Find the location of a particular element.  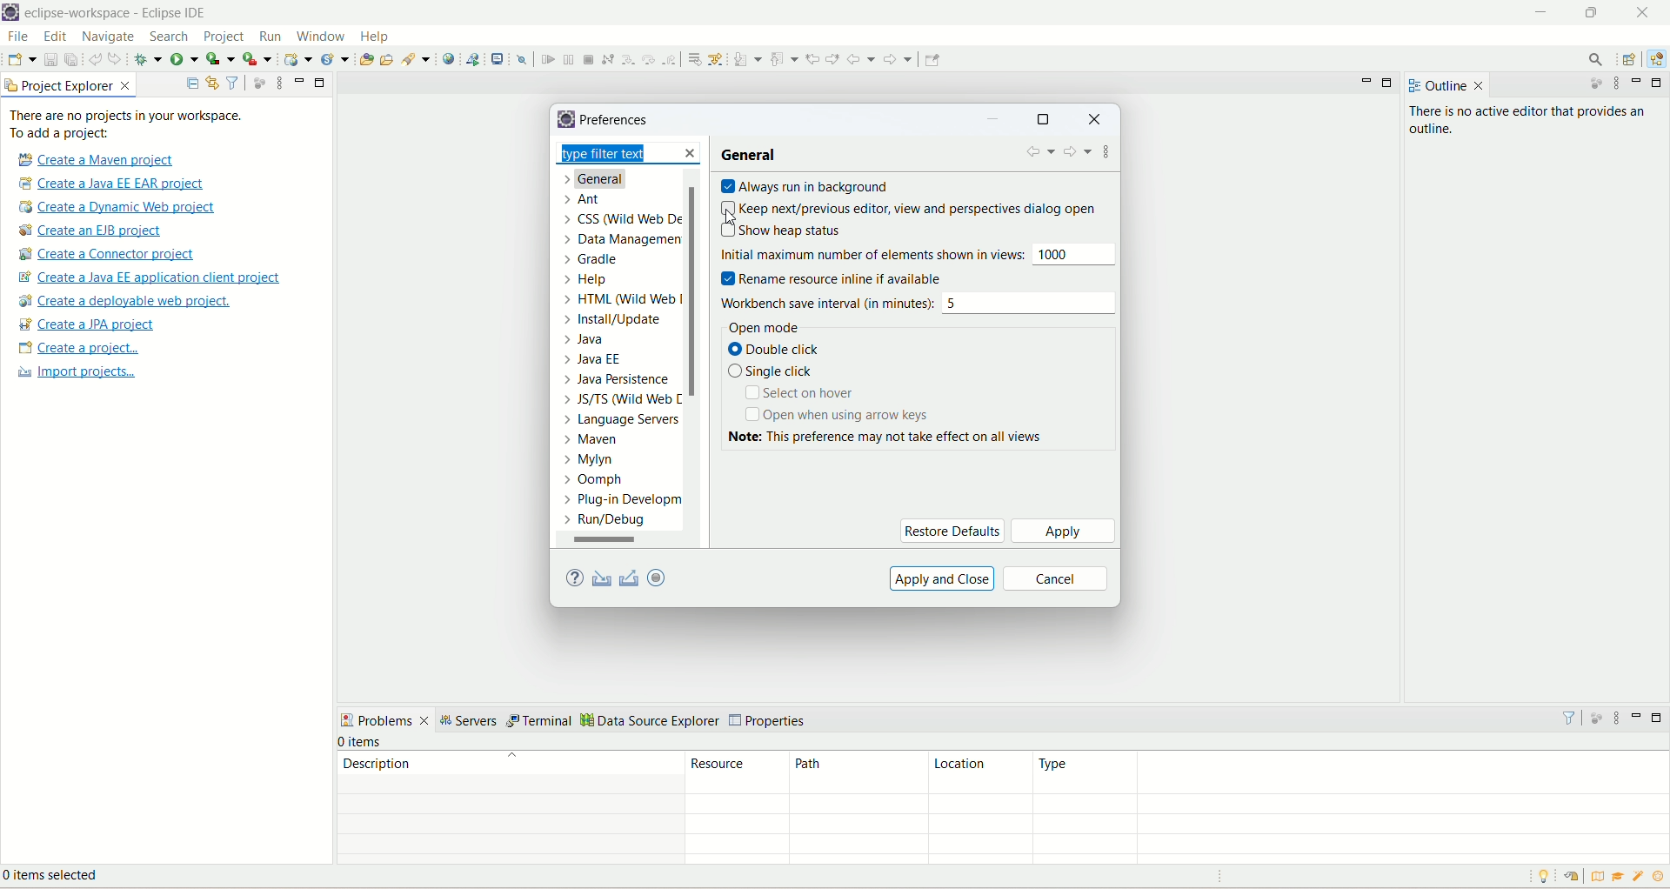

JS/TS is located at coordinates (617, 403).